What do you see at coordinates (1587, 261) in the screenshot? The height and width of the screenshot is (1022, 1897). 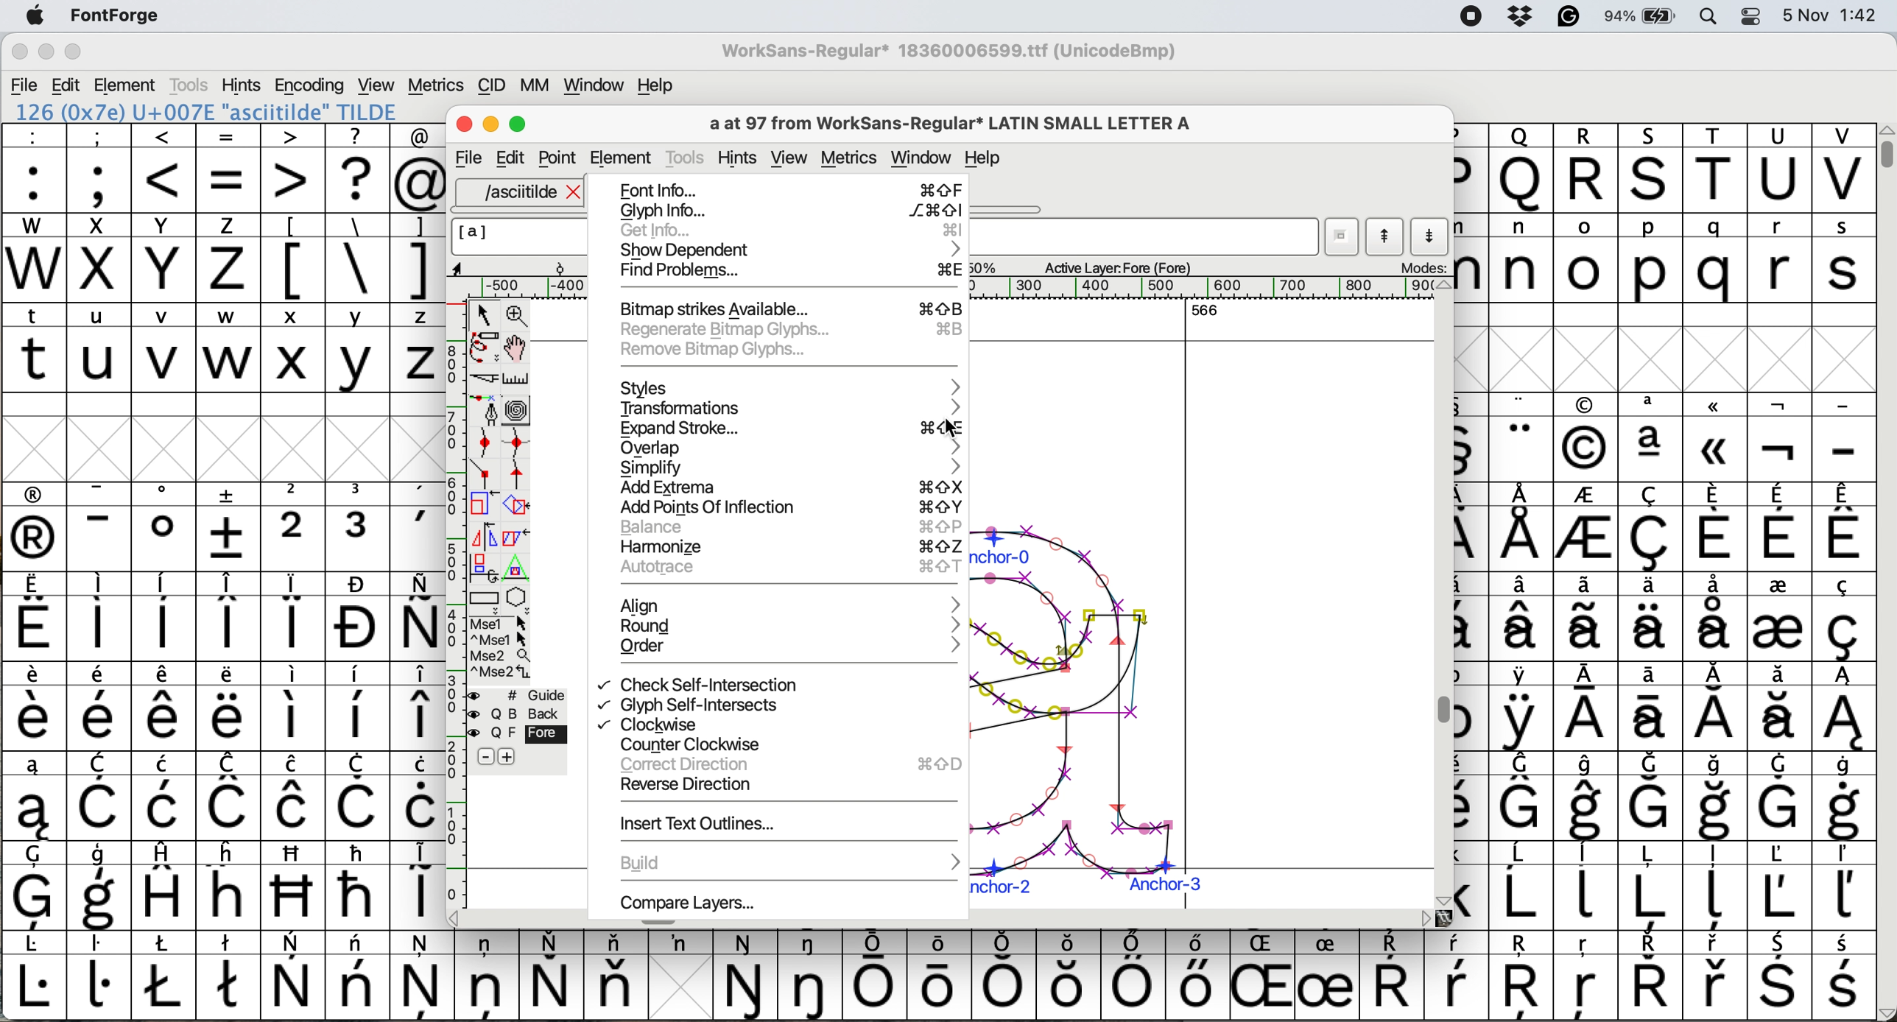 I see `o` at bounding box center [1587, 261].